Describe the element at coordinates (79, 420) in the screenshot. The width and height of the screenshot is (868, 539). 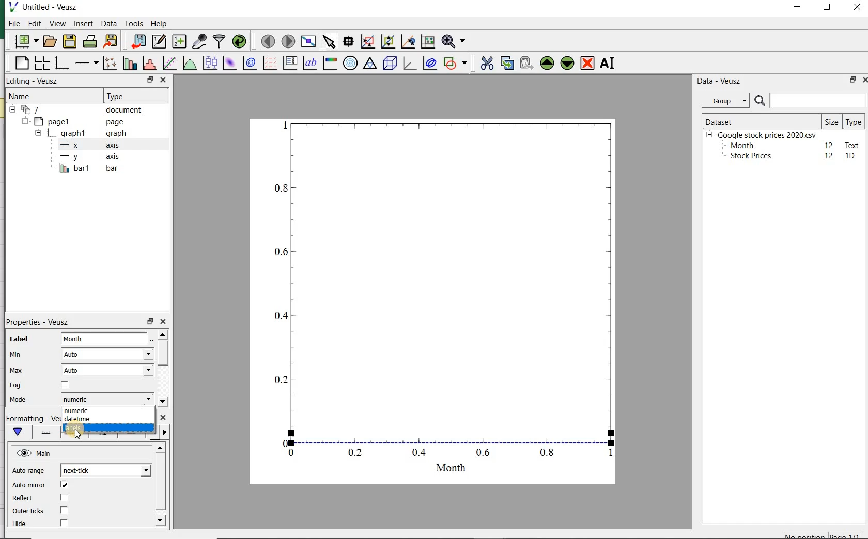
I see `datetime` at that location.